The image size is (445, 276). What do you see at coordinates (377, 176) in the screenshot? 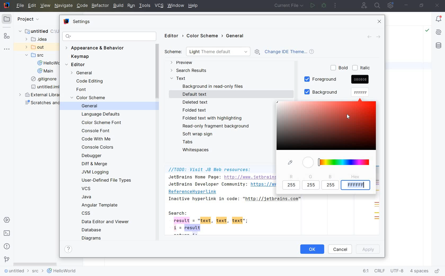
I see `SCROLLBAR` at bounding box center [377, 176].